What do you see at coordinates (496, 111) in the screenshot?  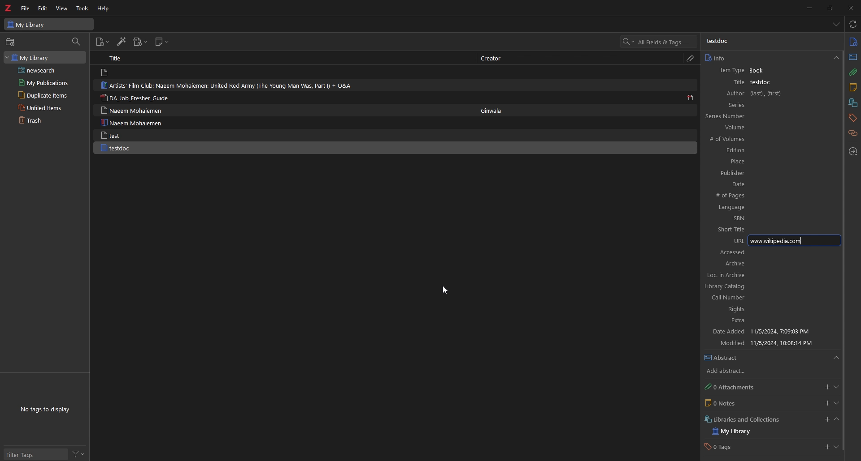 I see `Ginwala` at bounding box center [496, 111].